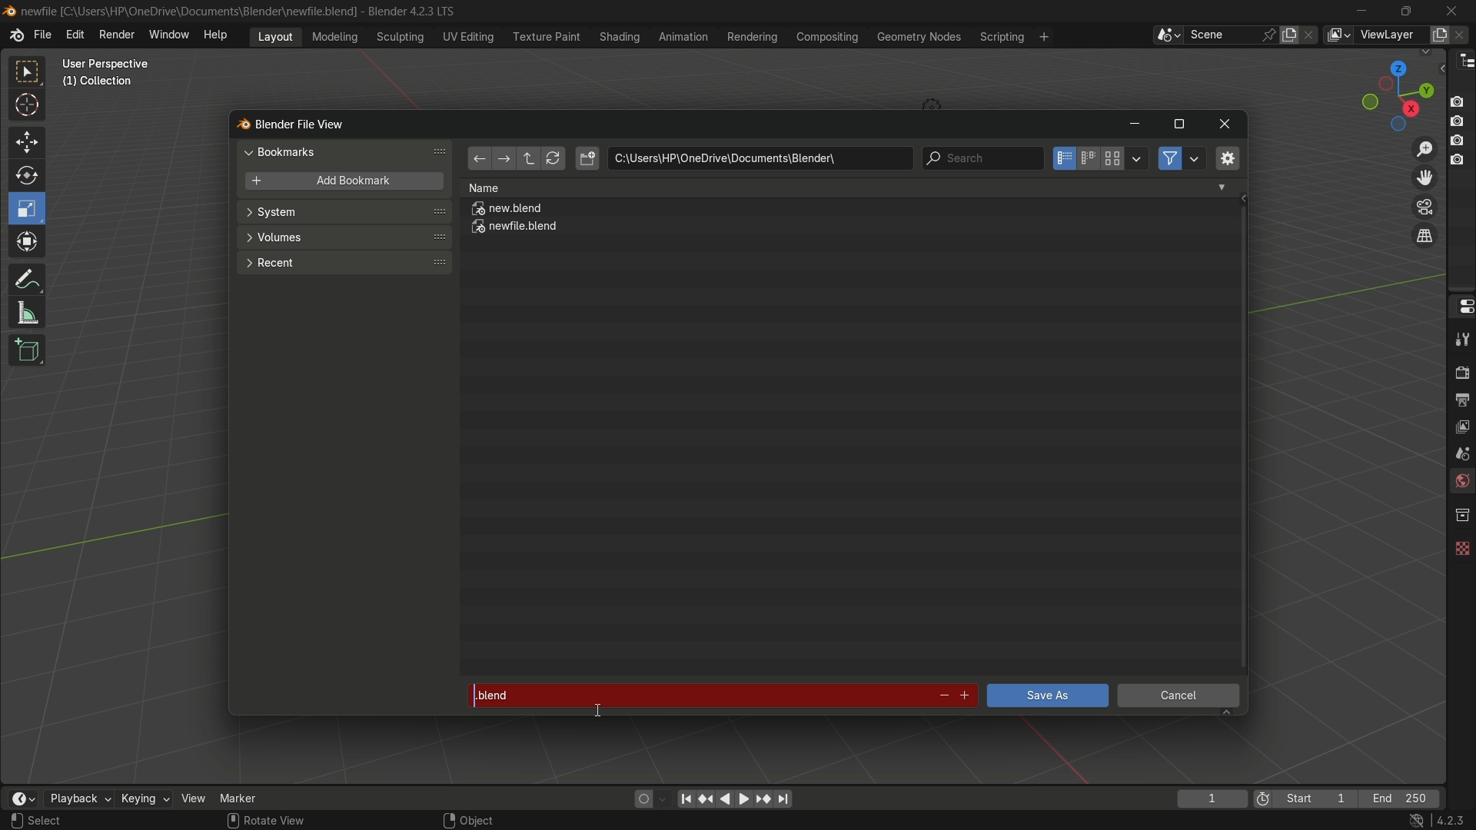 This screenshot has height=830, width=1476. Describe the element at coordinates (1452, 10) in the screenshot. I see `close app` at that location.